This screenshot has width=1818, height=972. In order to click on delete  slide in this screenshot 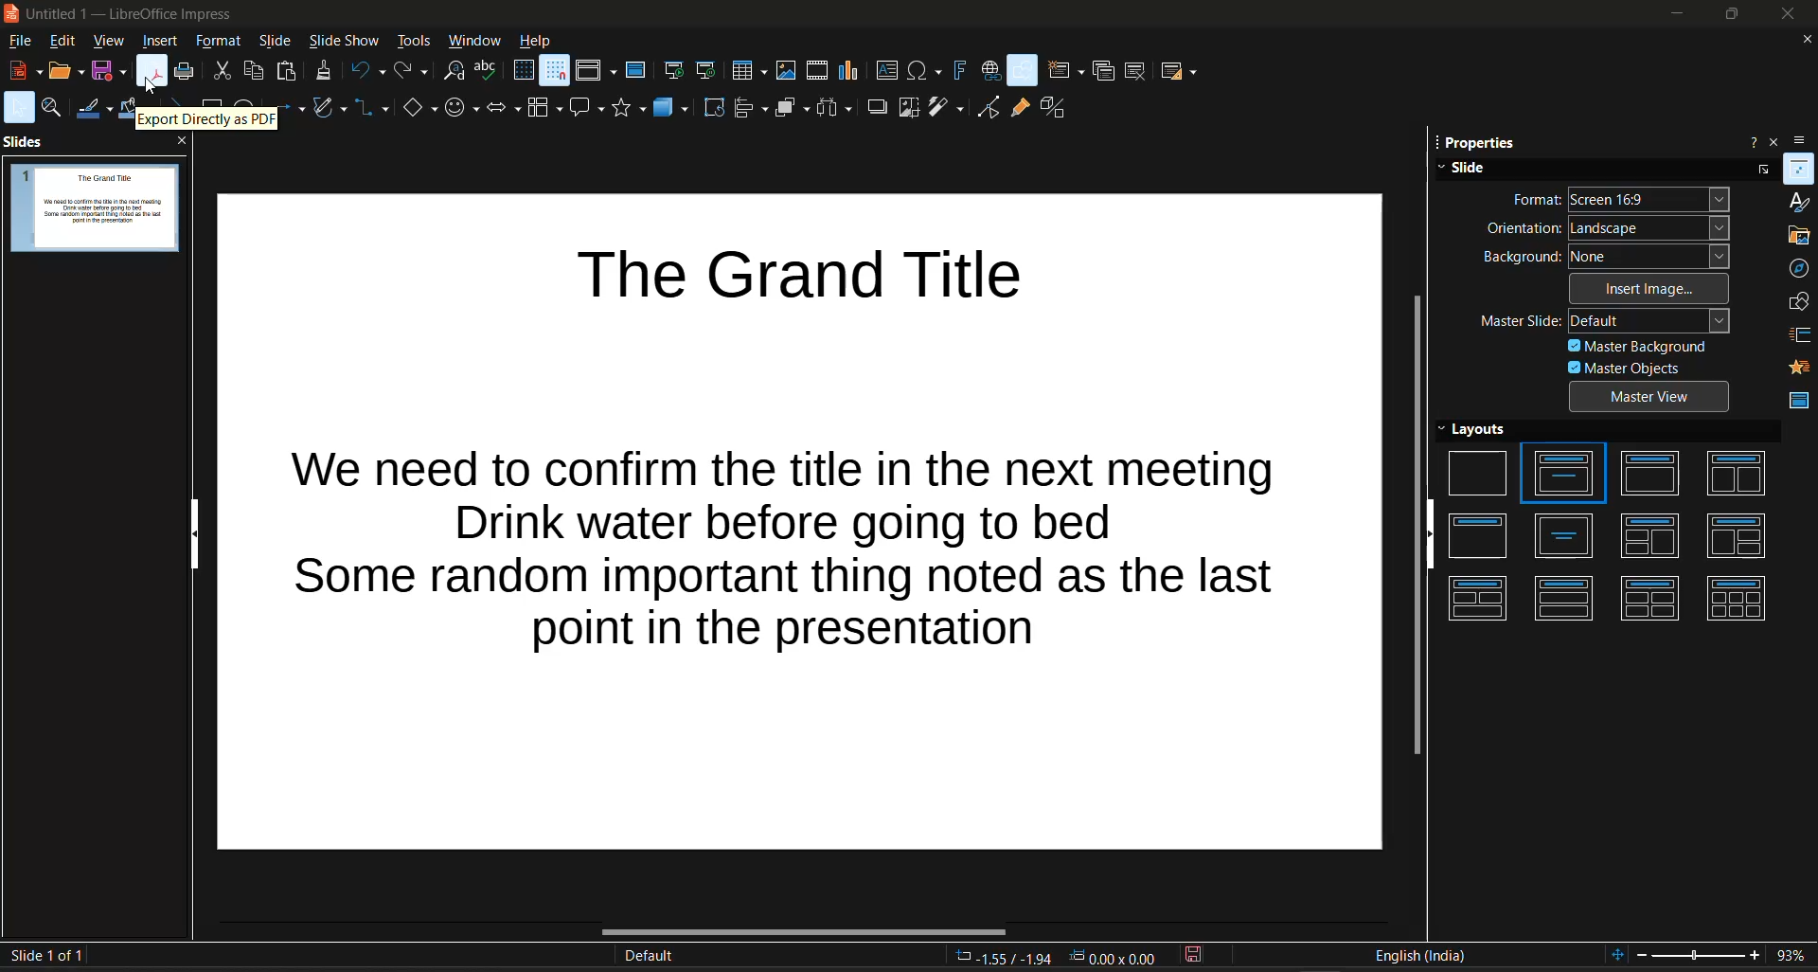, I will do `click(1136, 70)`.